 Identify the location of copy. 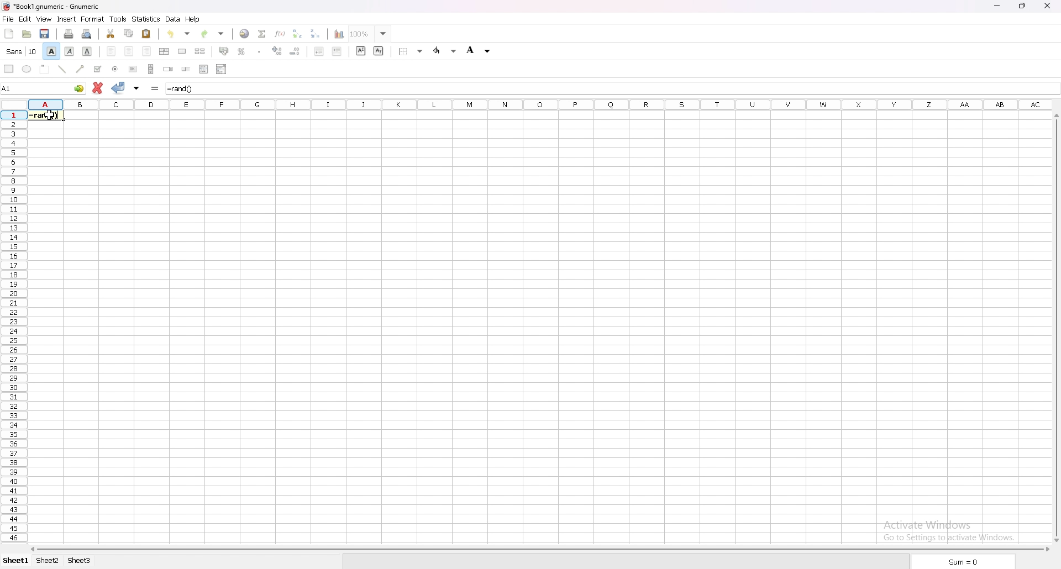
(129, 33).